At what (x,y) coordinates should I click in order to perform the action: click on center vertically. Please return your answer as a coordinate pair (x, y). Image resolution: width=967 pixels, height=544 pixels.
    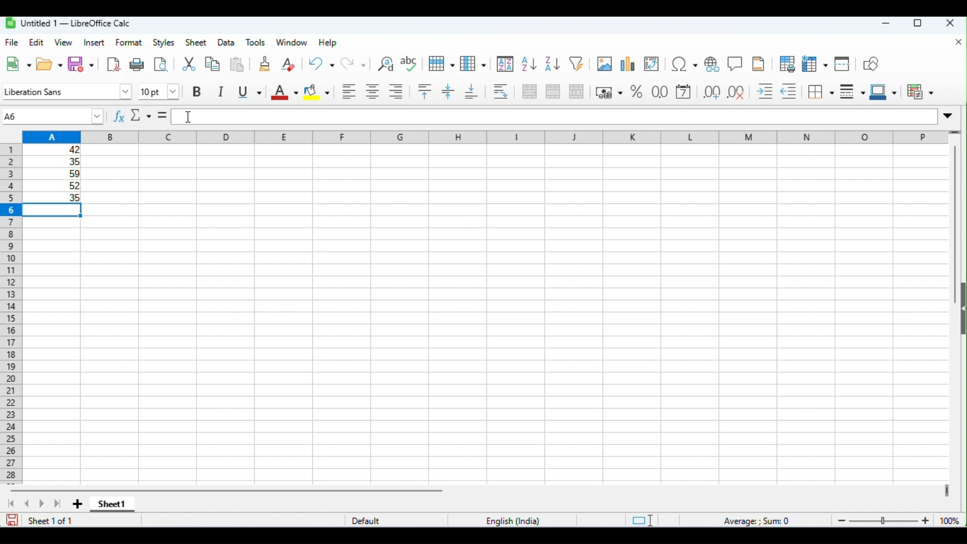
    Looking at the image, I should click on (448, 92).